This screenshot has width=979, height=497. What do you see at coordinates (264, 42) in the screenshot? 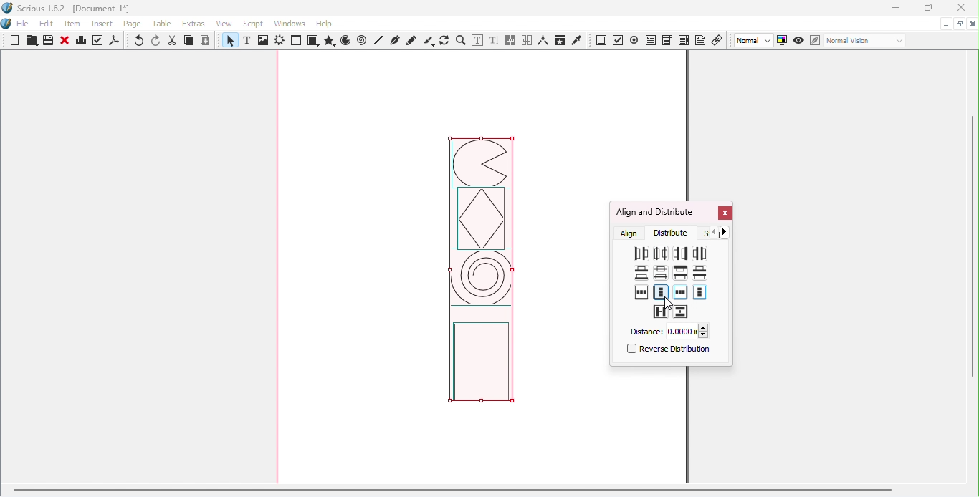
I see `Image frame` at bounding box center [264, 42].